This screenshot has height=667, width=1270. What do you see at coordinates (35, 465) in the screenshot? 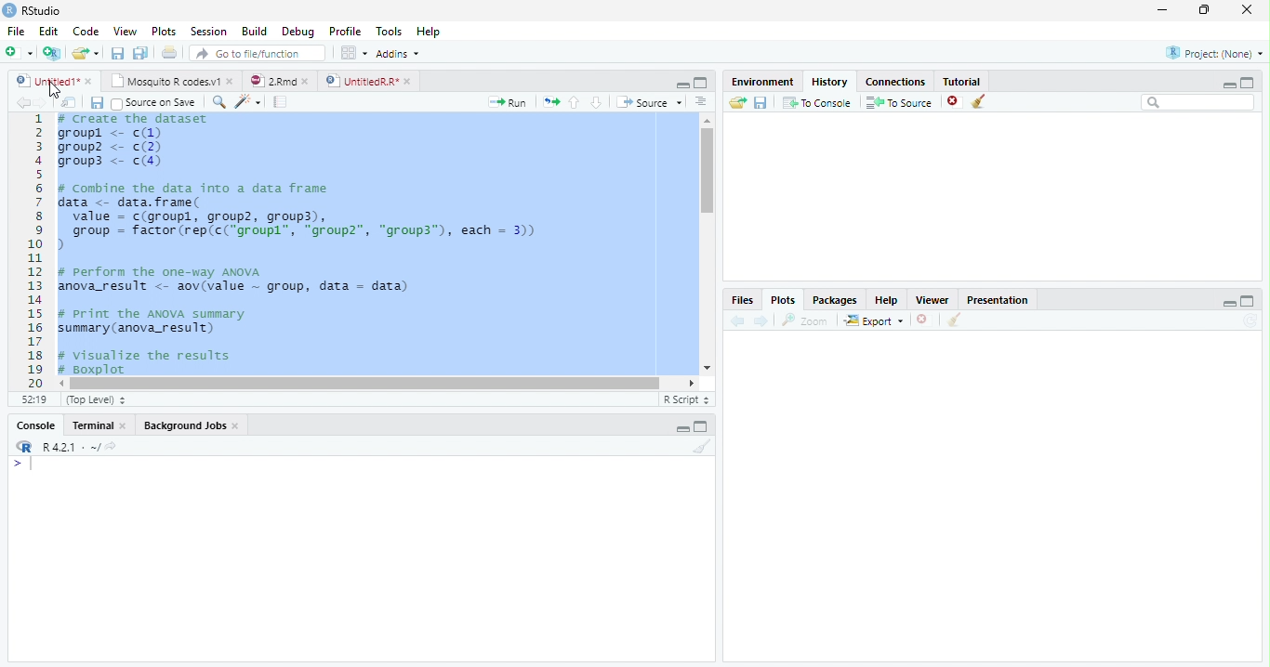
I see `Cursor` at bounding box center [35, 465].